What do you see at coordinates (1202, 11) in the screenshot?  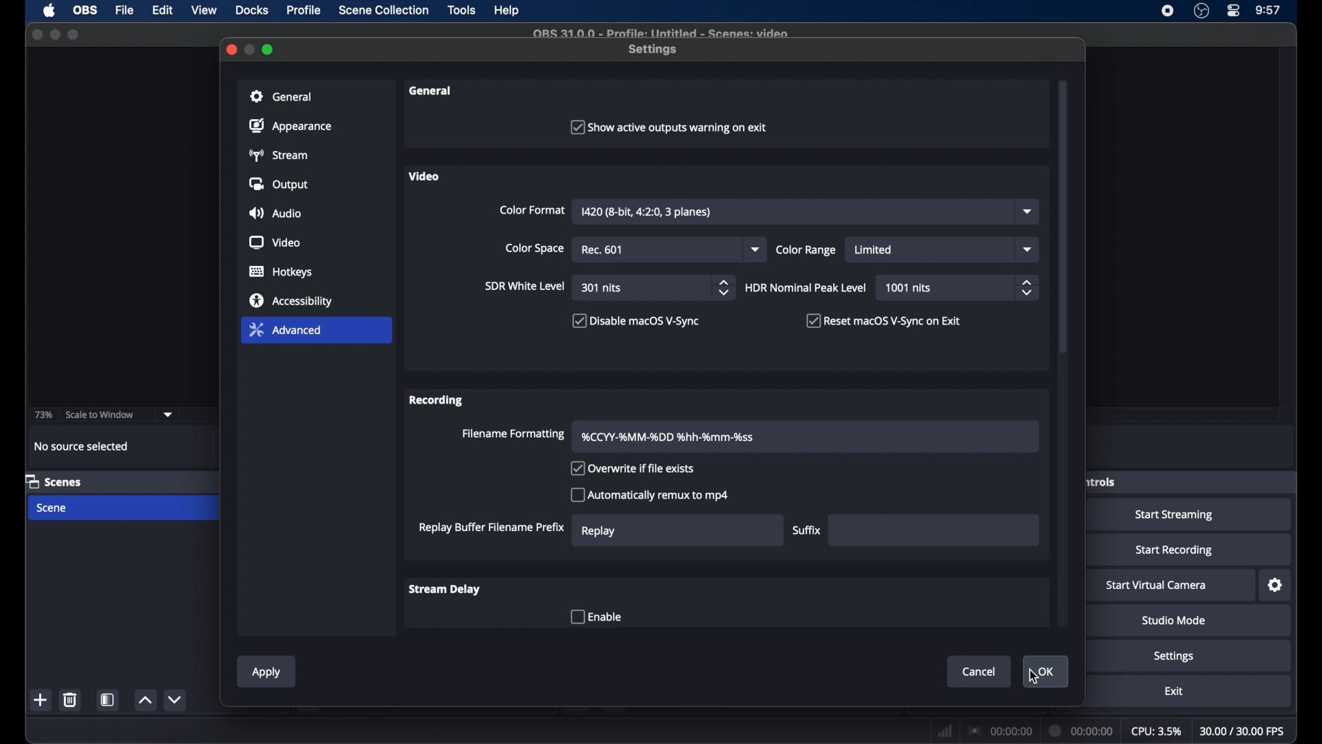 I see `obs studio` at bounding box center [1202, 11].